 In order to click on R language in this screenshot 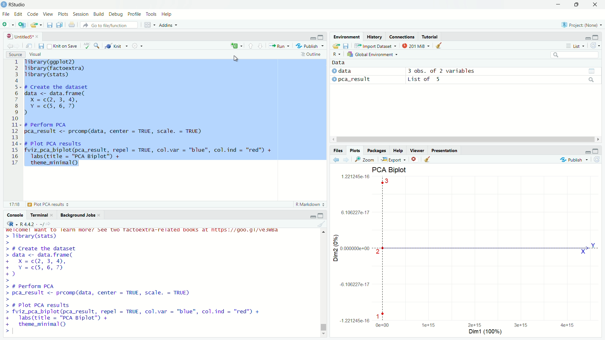, I will do `click(337, 54)`.